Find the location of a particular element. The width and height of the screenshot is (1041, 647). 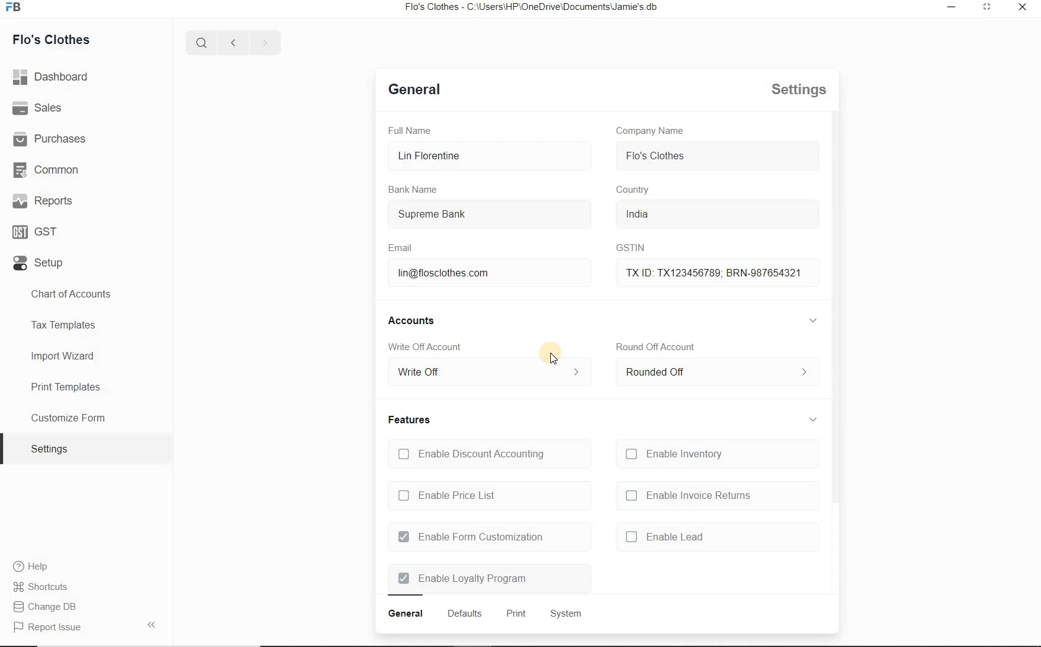

Back is located at coordinates (232, 42).